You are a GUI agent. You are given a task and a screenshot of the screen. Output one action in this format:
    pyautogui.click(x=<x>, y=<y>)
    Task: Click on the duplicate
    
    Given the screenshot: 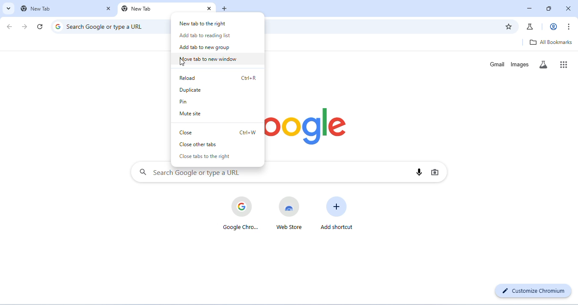 What is the action you would take?
    pyautogui.click(x=209, y=90)
    